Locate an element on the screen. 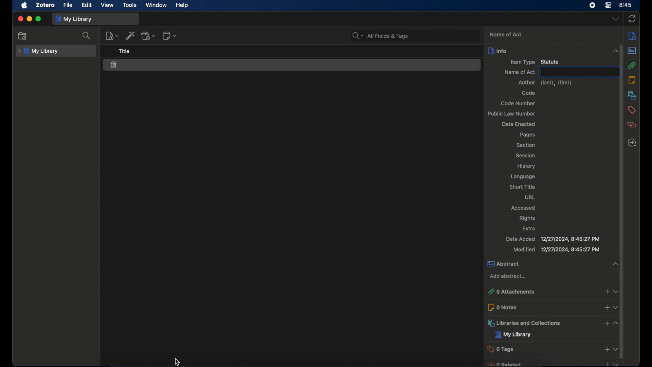 The height and width of the screenshot is (367, 652). edit is located at coordinates (86, 5).